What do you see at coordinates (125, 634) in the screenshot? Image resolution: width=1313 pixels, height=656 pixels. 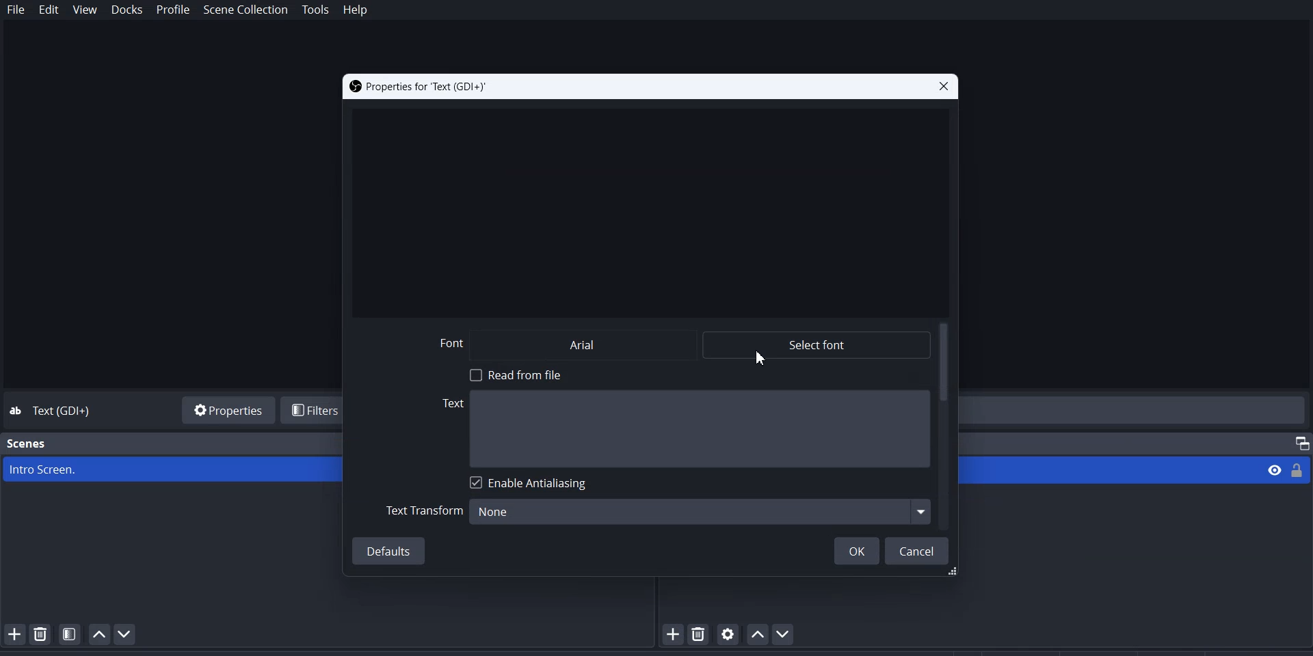 I see `Move scene Down` at bounding box center [125, 634].